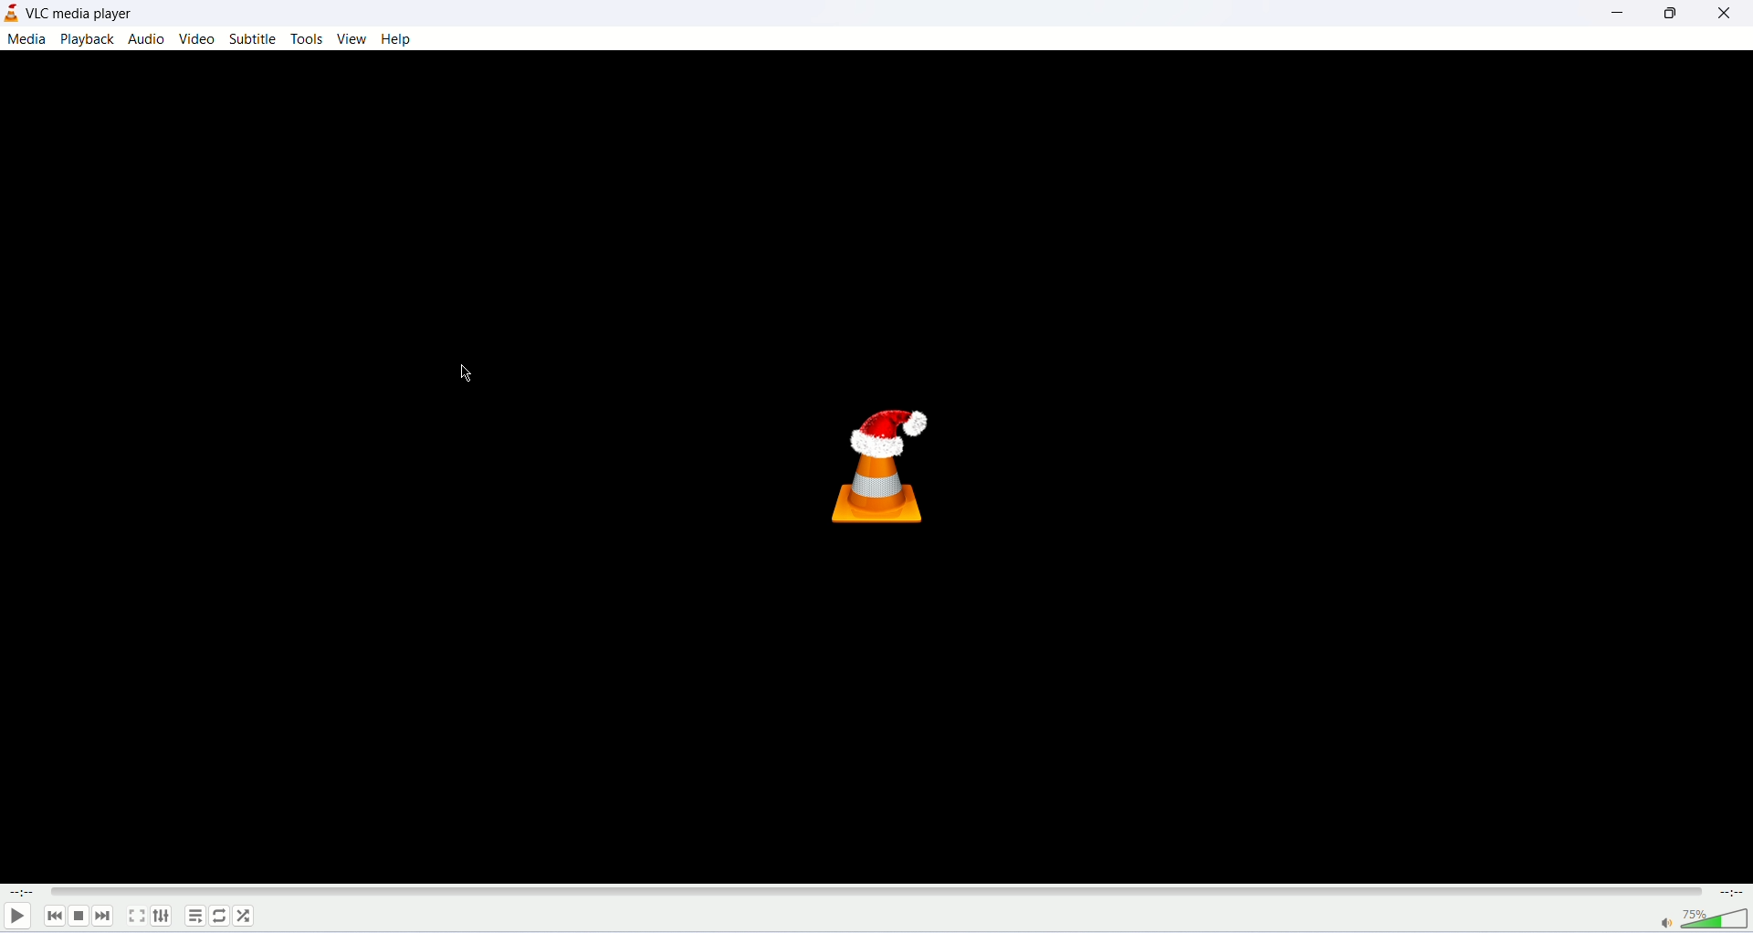 This screenshot has height=933, width=1753. I want to click on video, so click(199, 39).